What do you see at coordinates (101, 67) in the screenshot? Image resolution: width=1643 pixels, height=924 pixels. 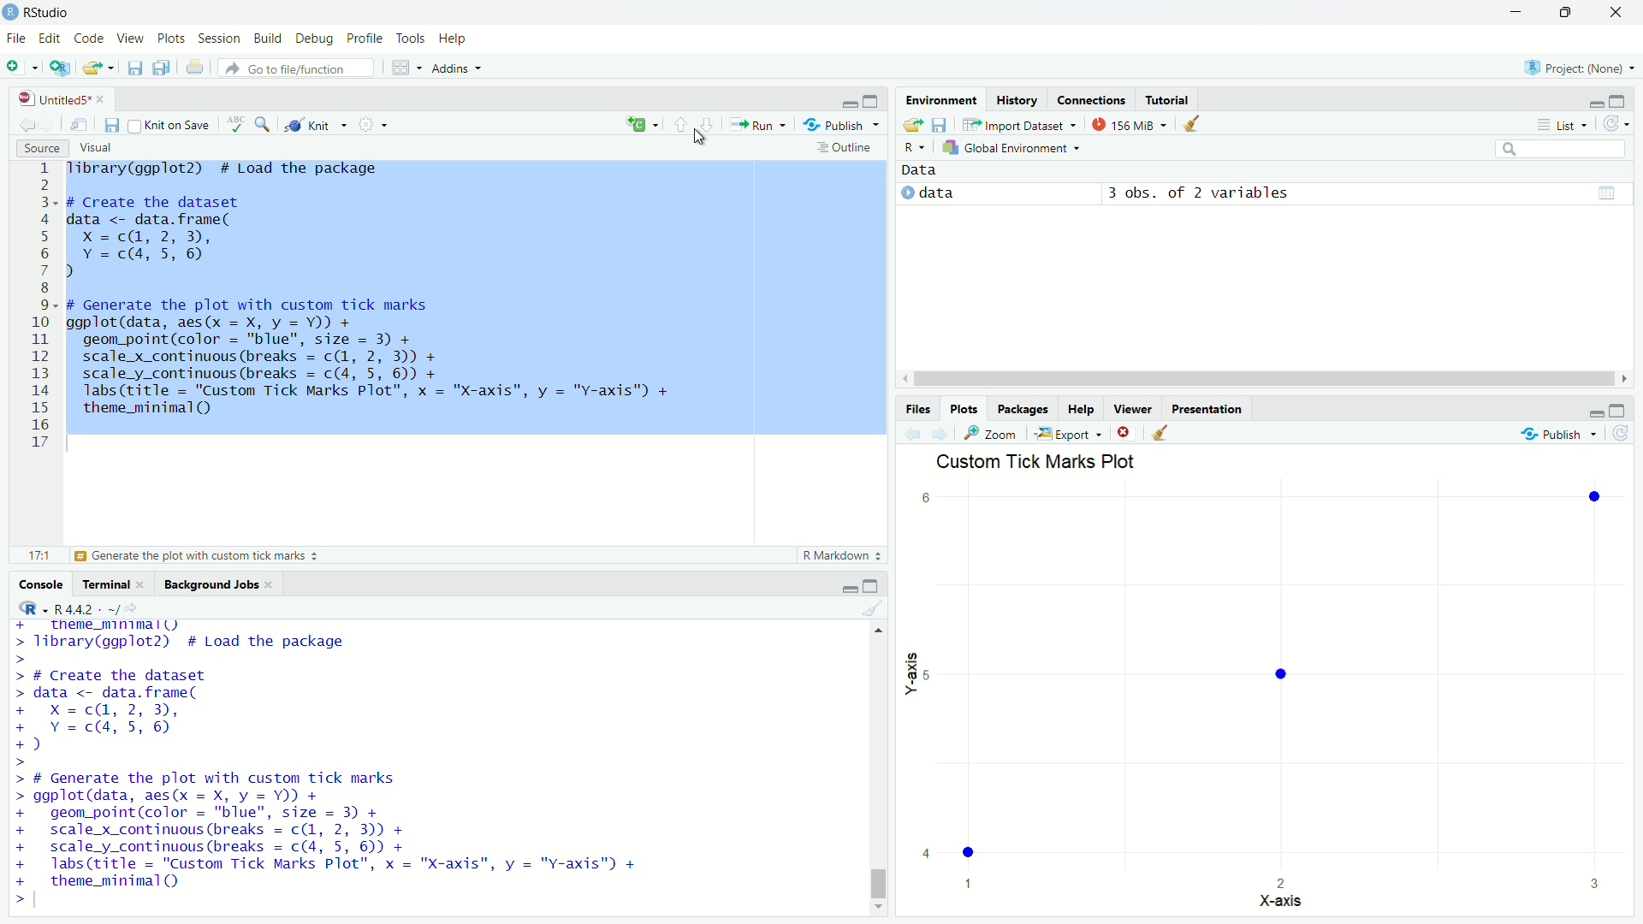 I see `open an existing file` at bounding box center [101, 67].